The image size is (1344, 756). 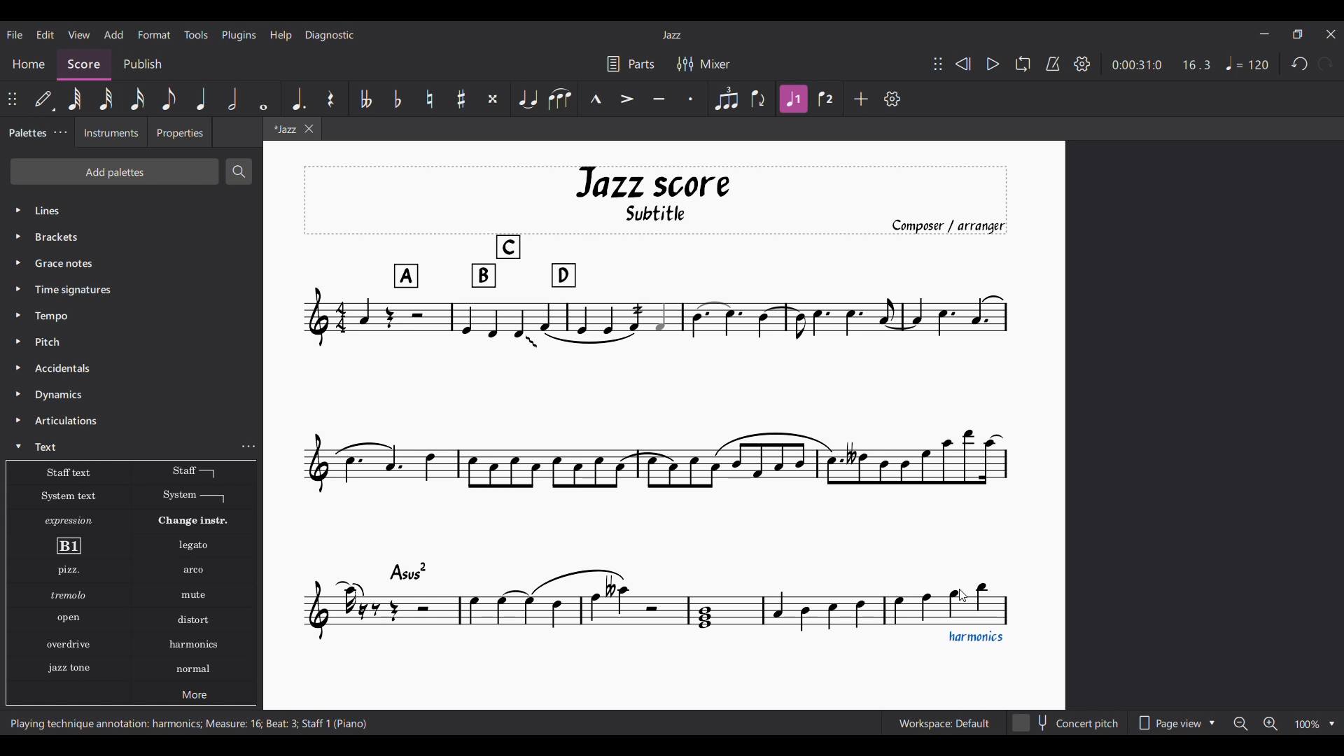 I want to click on Current duration and ratio, so click(x=1161, y=64).